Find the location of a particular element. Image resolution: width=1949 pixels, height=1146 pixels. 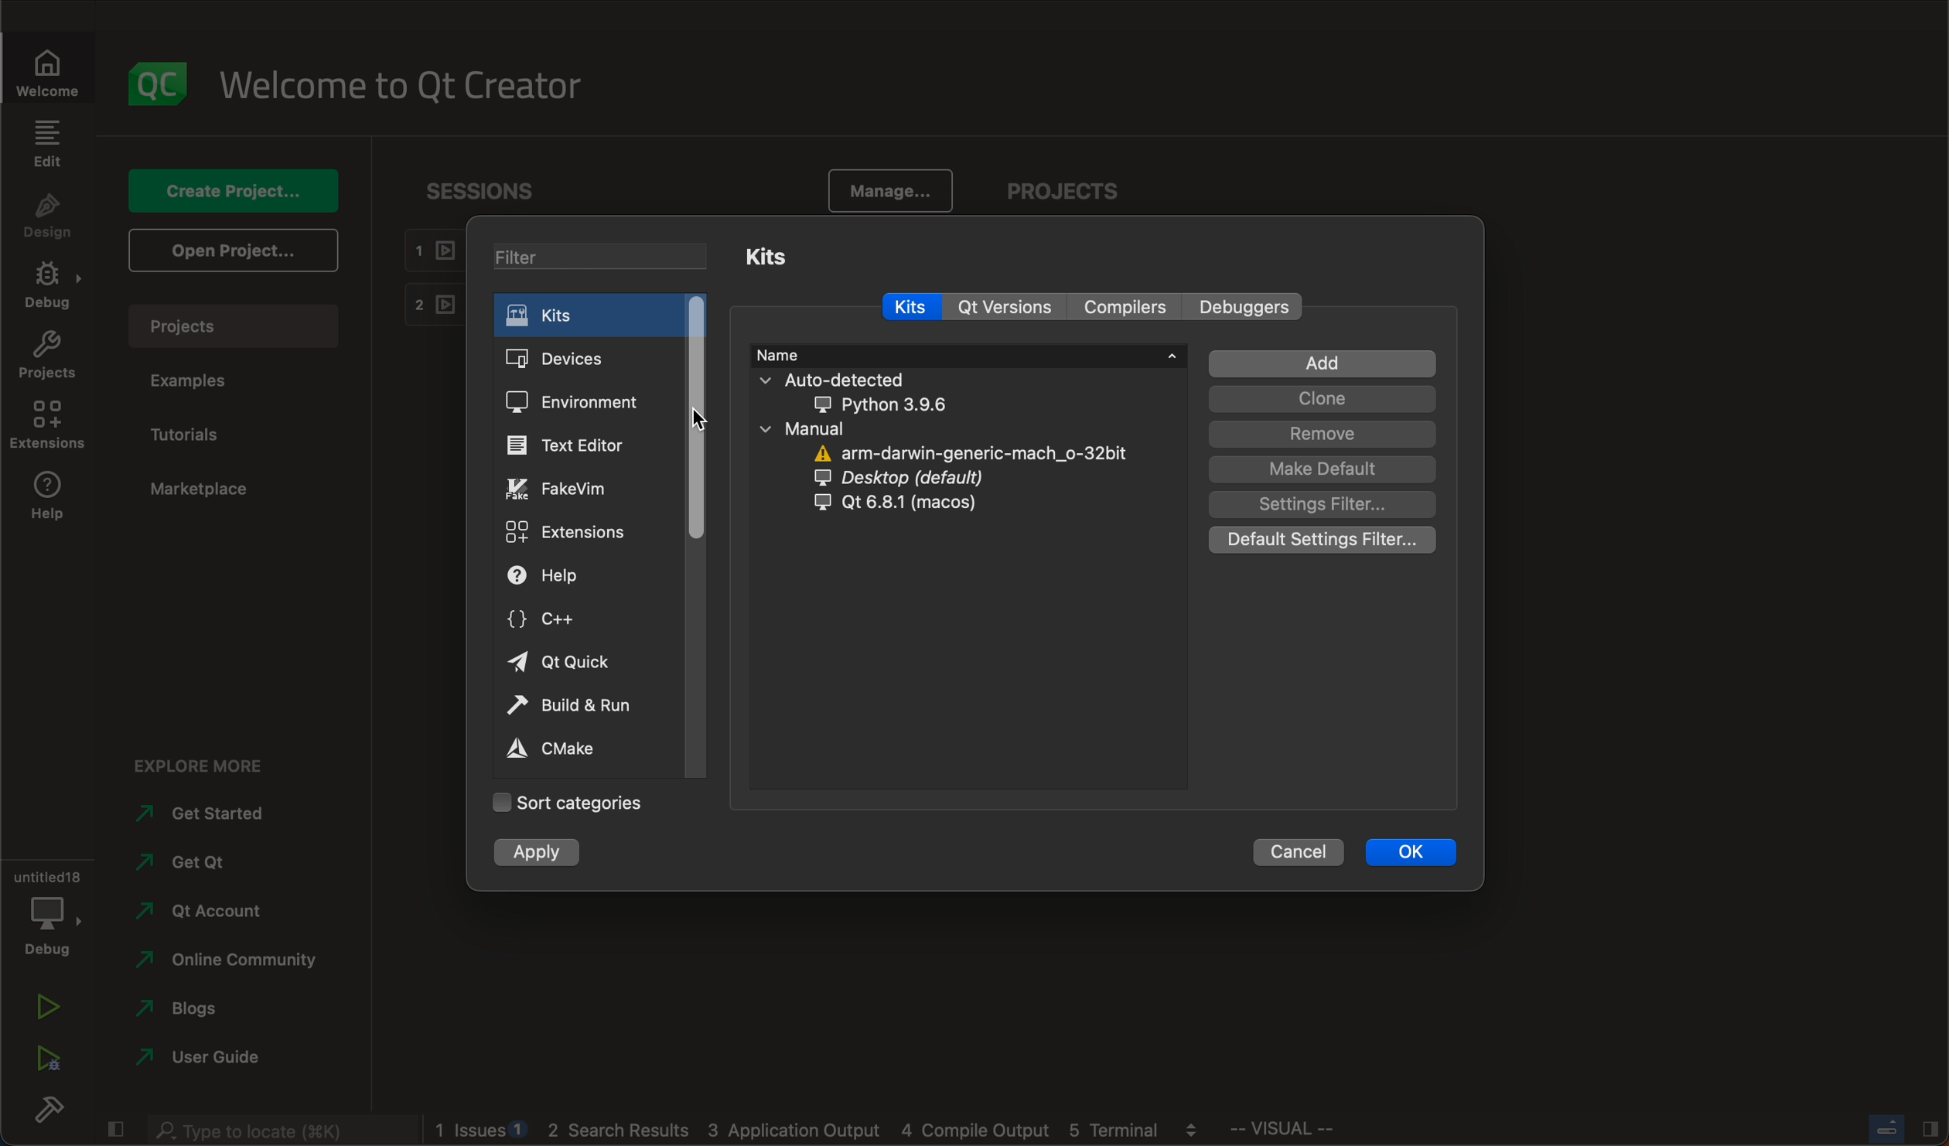

tutorials is located at coordinates (203, 432).